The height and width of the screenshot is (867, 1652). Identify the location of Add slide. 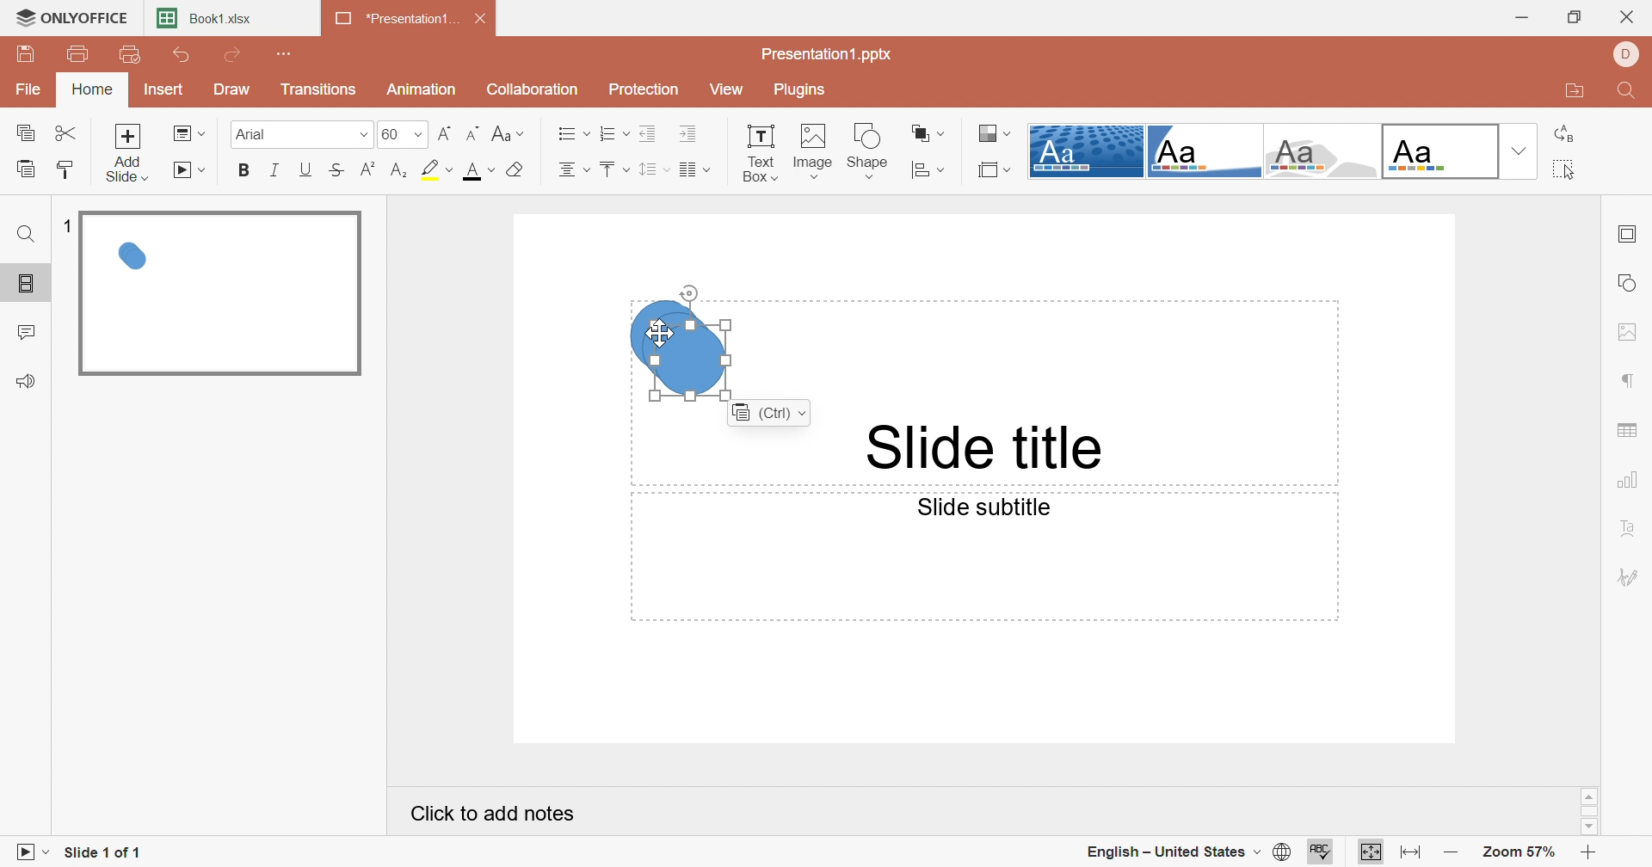
(127, 152).